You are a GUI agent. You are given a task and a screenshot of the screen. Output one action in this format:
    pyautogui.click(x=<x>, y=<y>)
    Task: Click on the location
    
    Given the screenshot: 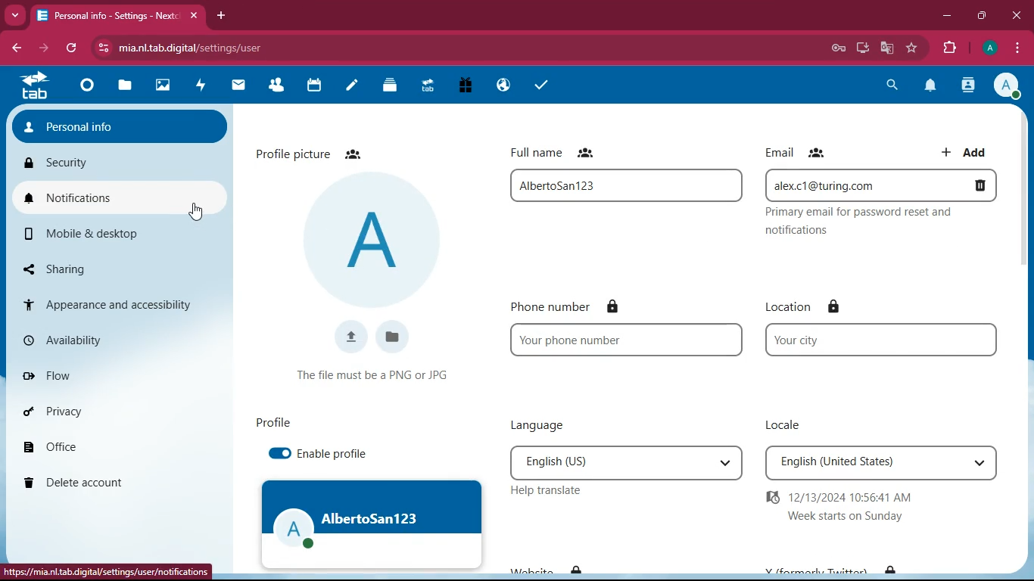 What is the action you would take?
    pyautogui.click(x=790, y=308)
    